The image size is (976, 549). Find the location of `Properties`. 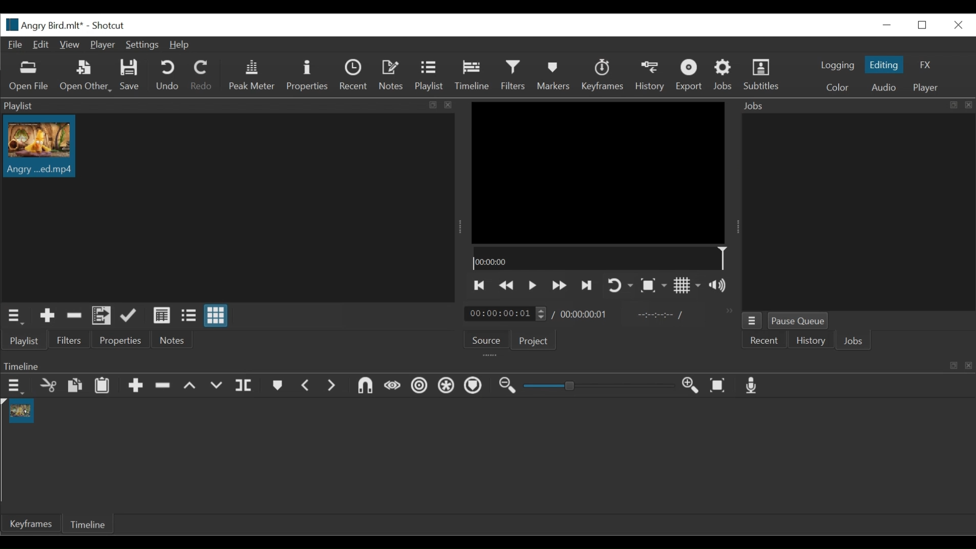

Properties is located at coordinates (119, 341).